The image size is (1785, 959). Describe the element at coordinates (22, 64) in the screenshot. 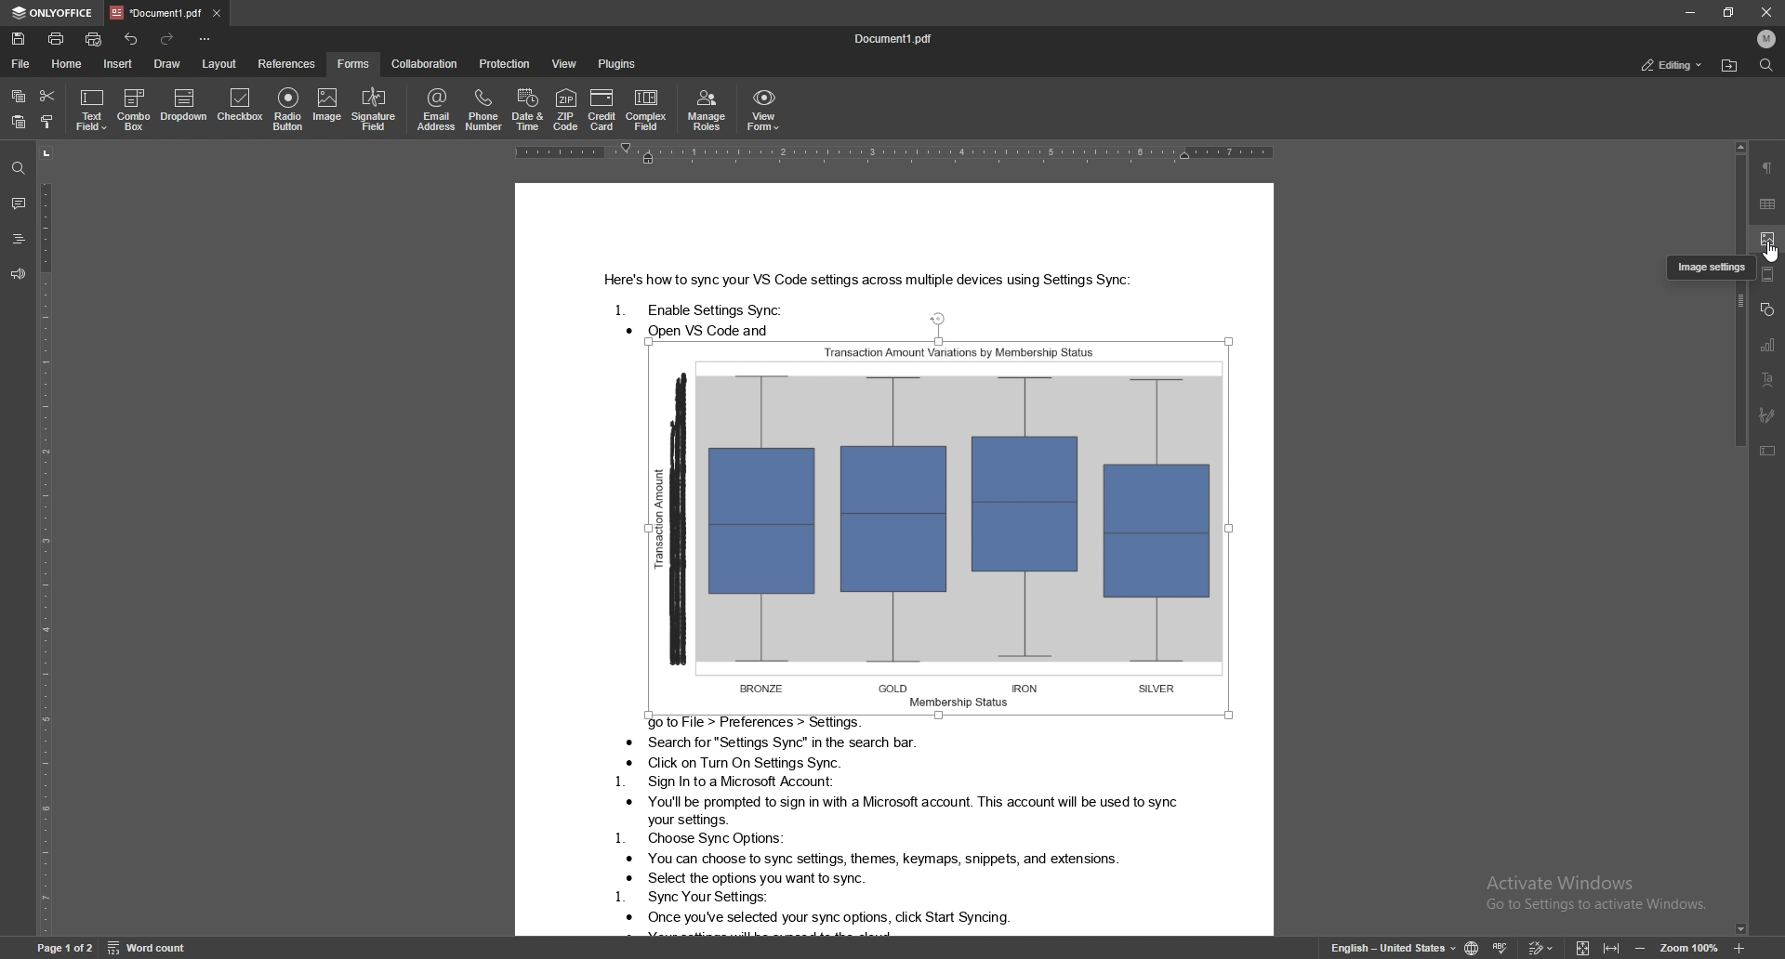

I see `file` at that location.